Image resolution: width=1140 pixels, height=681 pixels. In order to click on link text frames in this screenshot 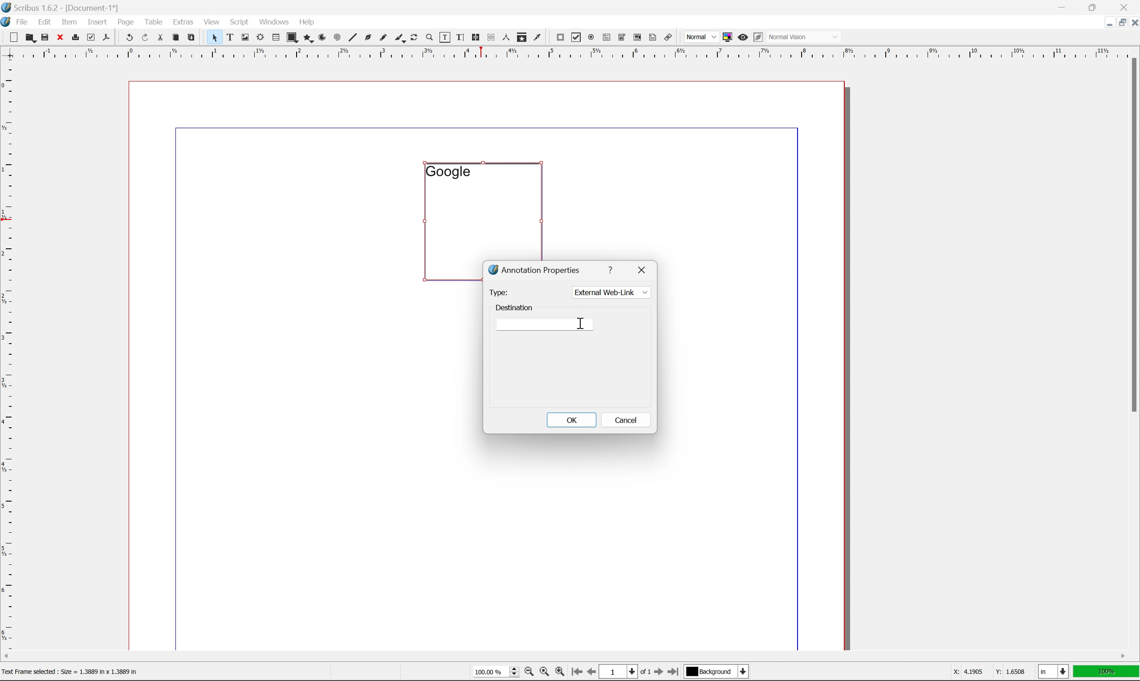, I will do `click(474, 38)`.